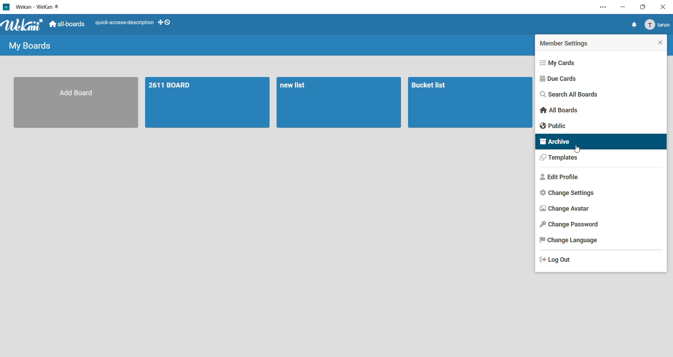  Describe the element at coordinates (6, 6) in the screenshot. I see `wekan logo` at that location.